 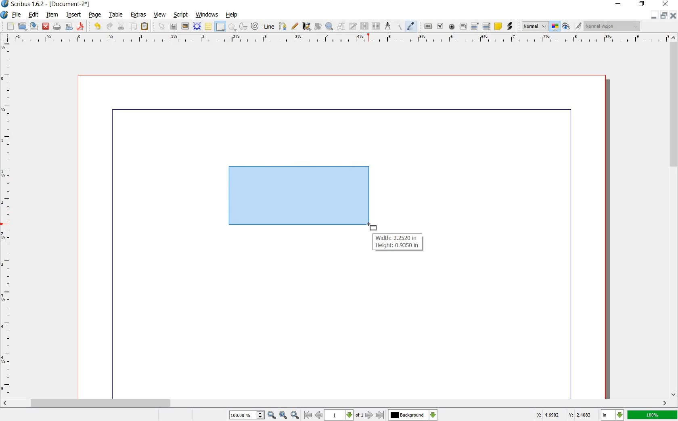 What do you see at coordinates (652, 415) in the screenshot?
I see `100%` at bounding box center [652, 415].